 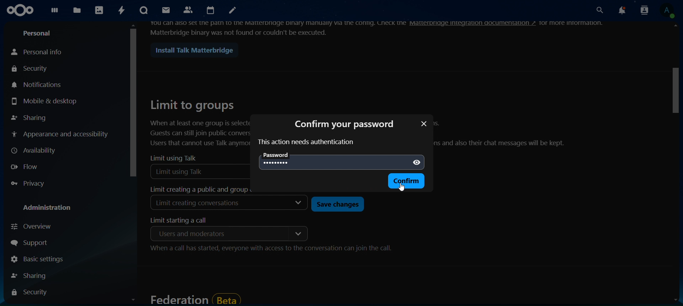 I want to click on scroll bar, so click(x=134, y=165).